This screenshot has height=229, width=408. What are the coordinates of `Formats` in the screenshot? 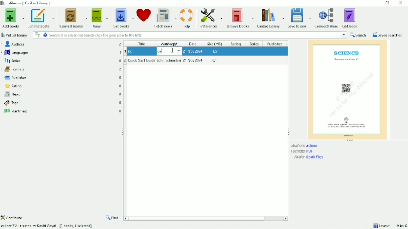 It's located at (303, 151).